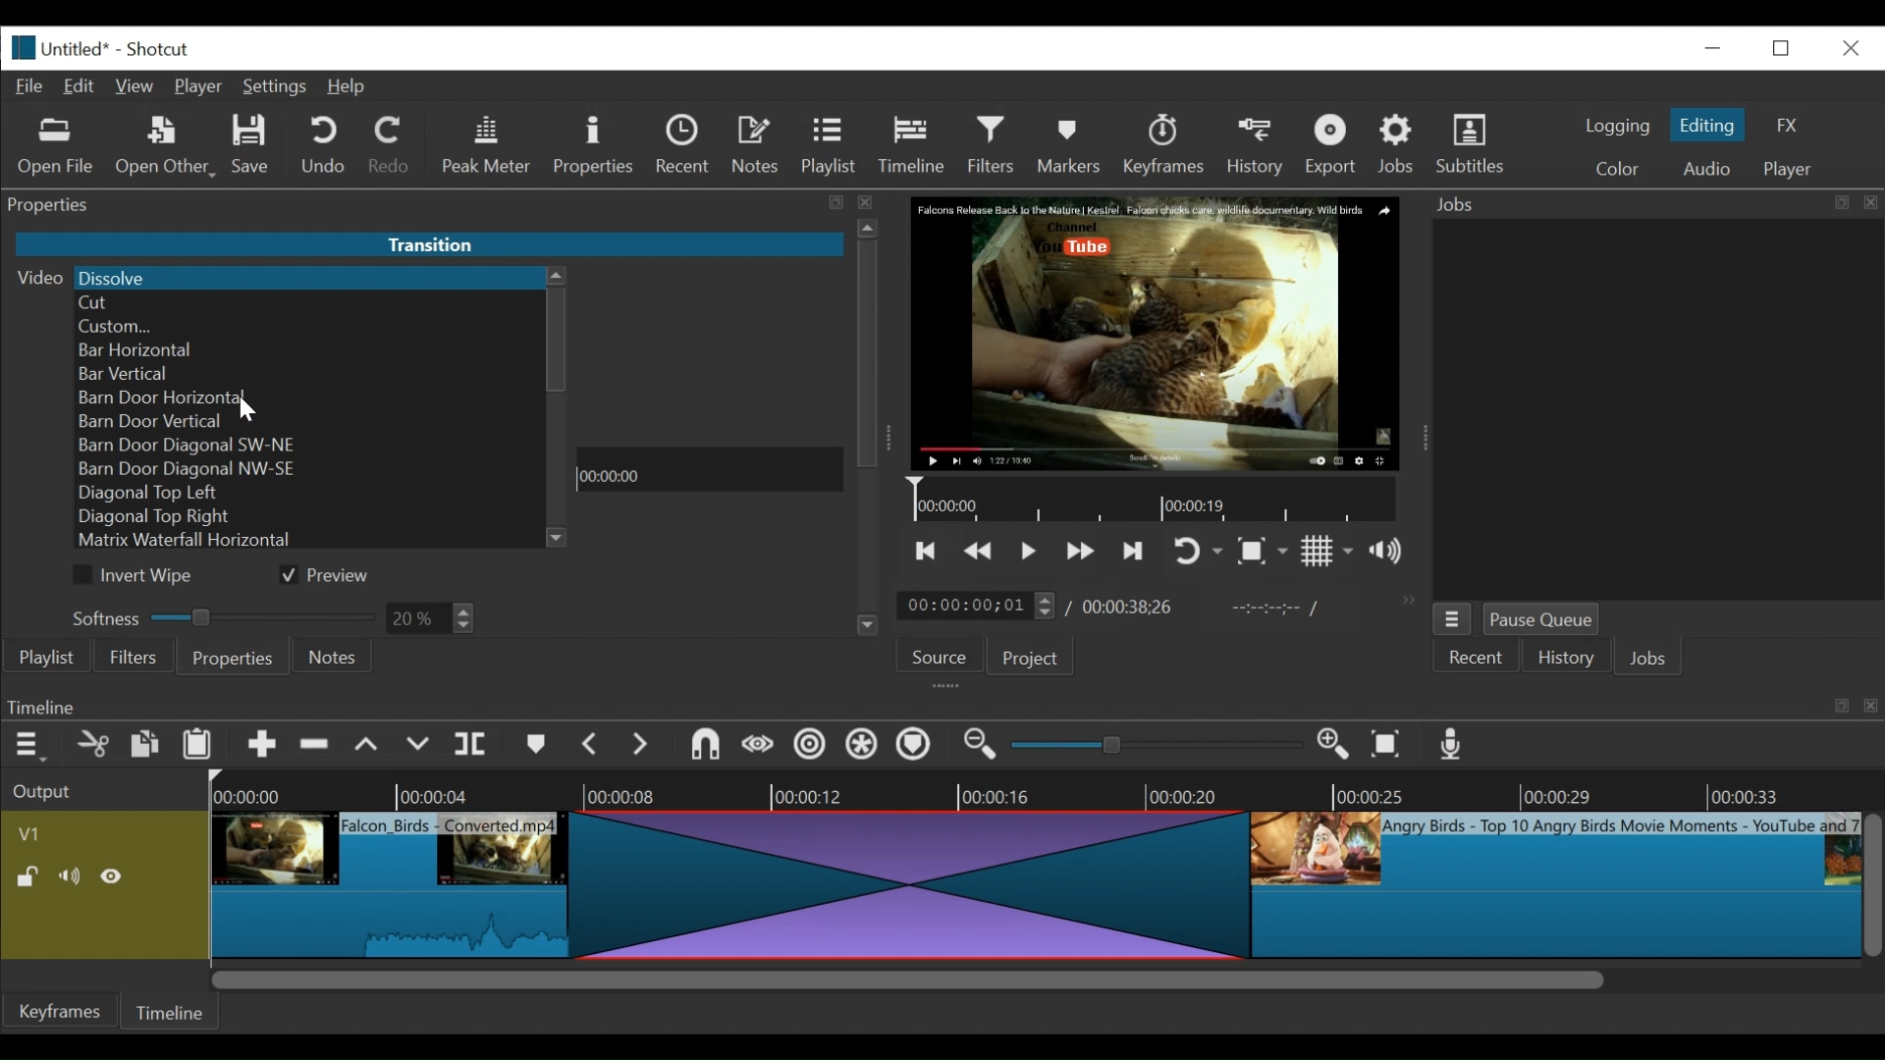  Describe the element at coordinates (1650, 661) in the screenshot. I see `JOBS` at that location.